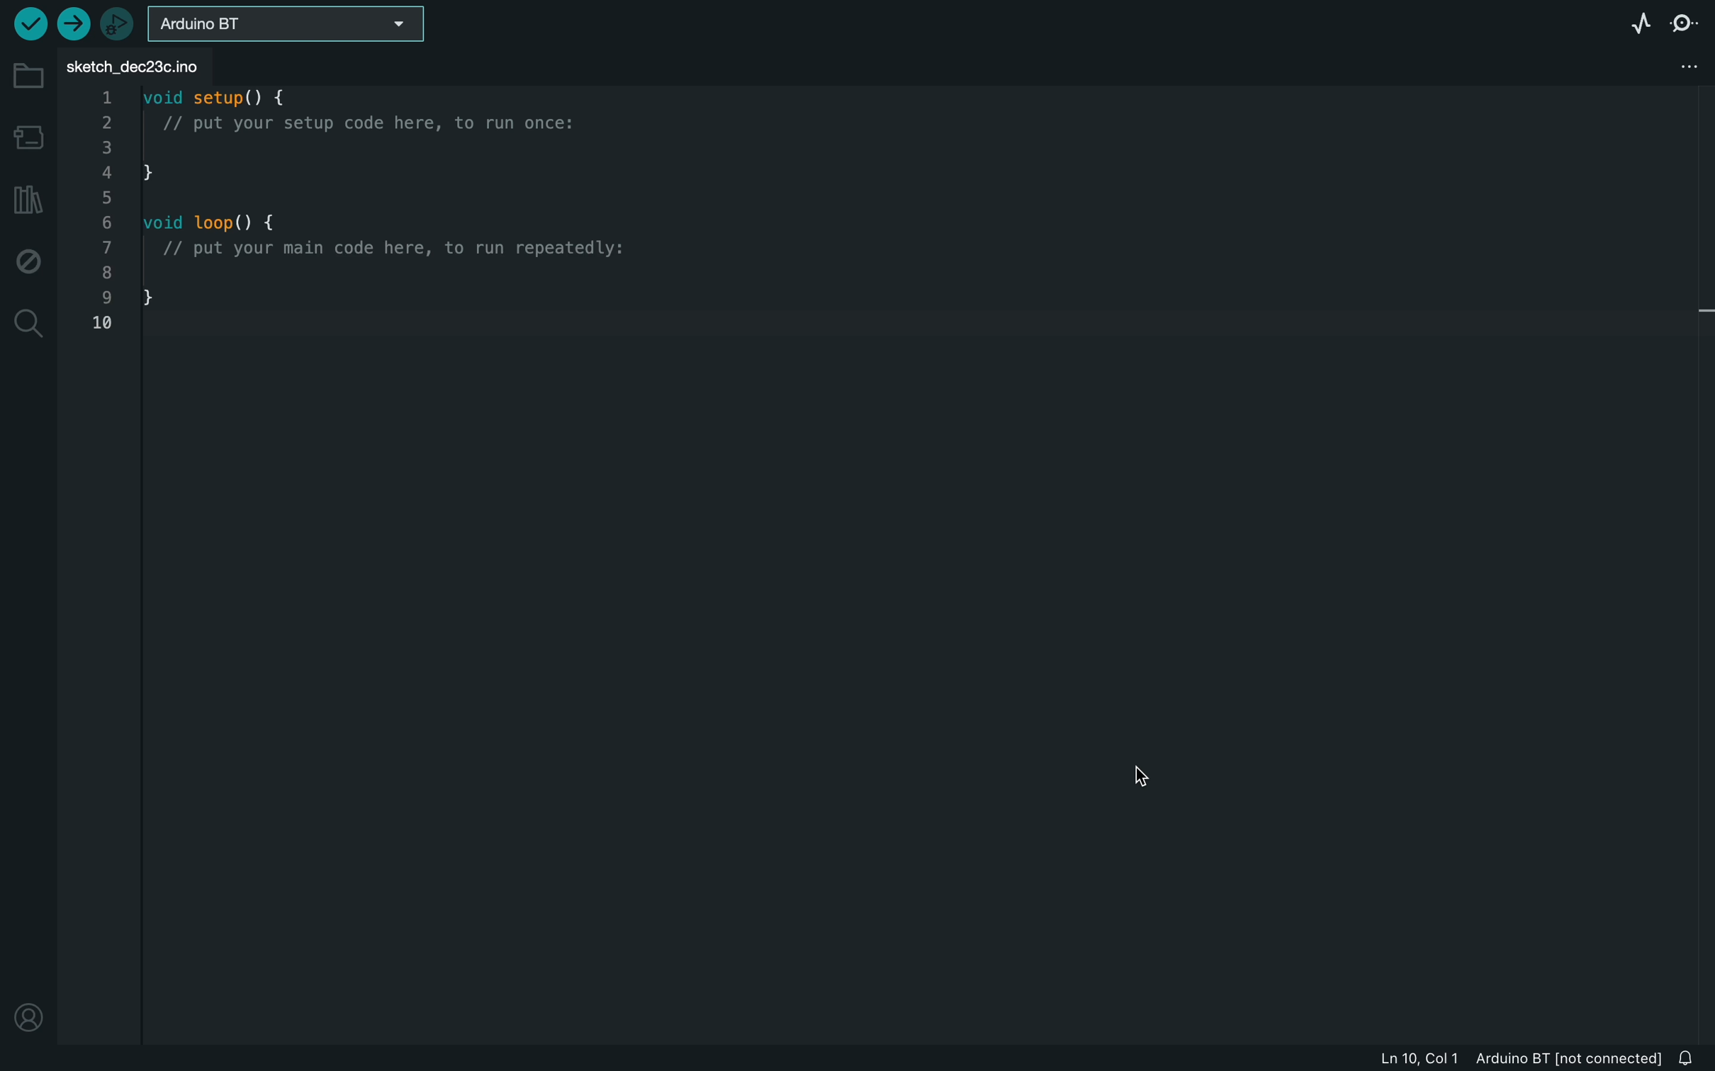 The image size is (1715, 1071). Describe the element at coordinates (29, 322) in the screenshot. I see `search` at that location.